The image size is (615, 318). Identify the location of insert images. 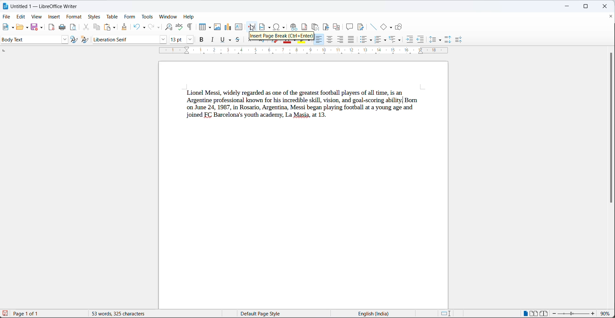
(218, 27).